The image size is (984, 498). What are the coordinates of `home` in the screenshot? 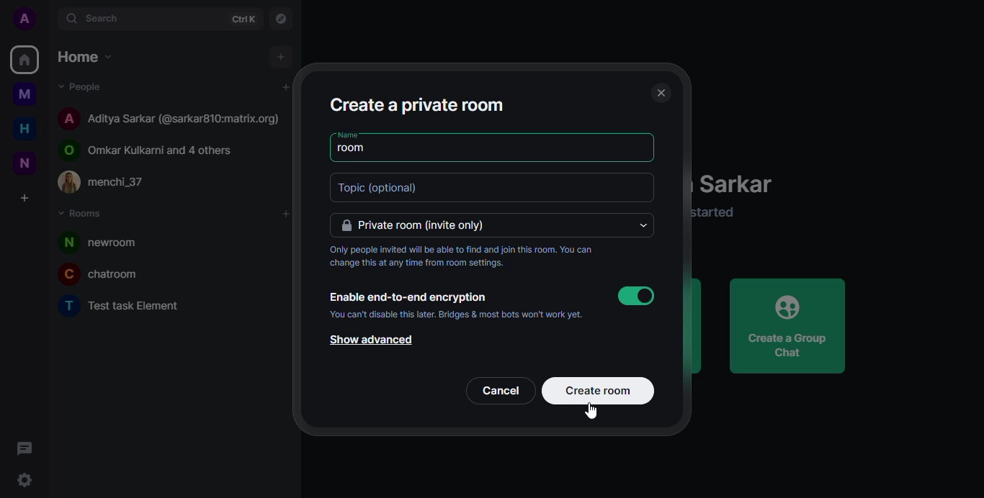 It's located at (27, 128).